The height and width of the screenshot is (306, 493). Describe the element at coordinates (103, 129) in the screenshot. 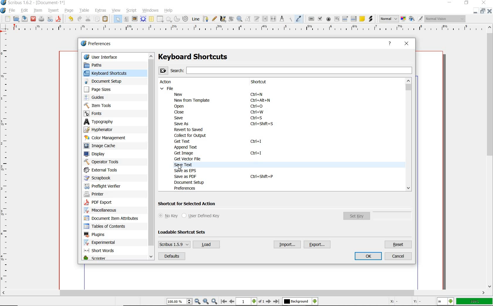

I see `hyphenator` at that location.